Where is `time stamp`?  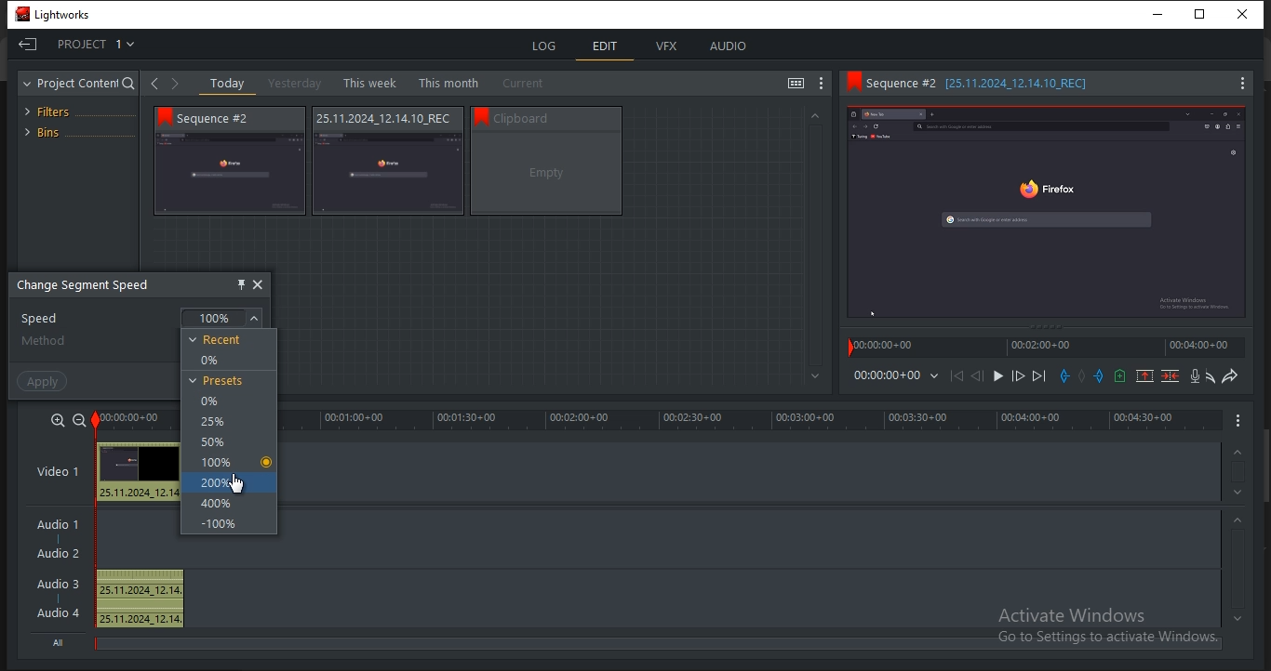
time stamp is located at coordinates (885, 348).